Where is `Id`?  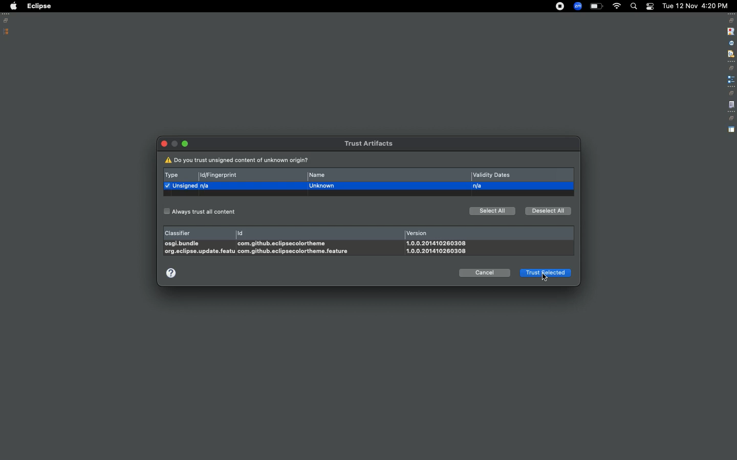 Id is located at coordinates (294, 241).